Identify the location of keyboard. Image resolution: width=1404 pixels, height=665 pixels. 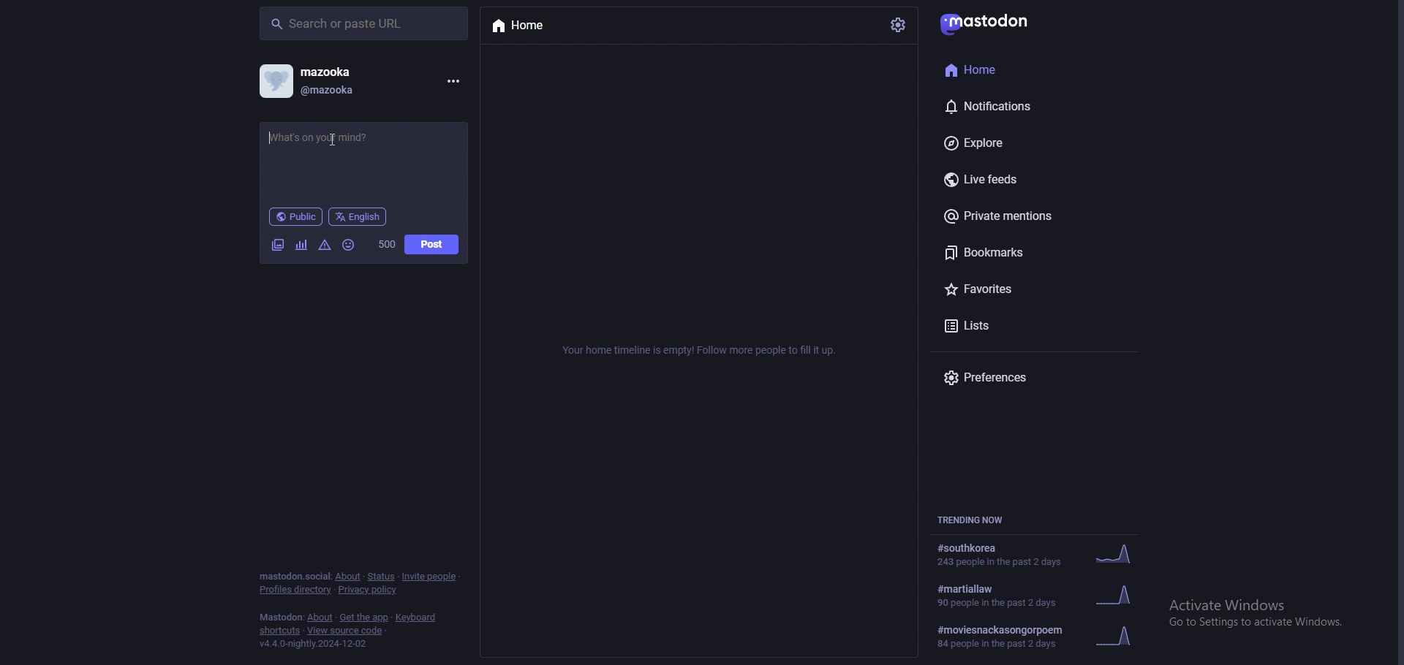
(415, 617).